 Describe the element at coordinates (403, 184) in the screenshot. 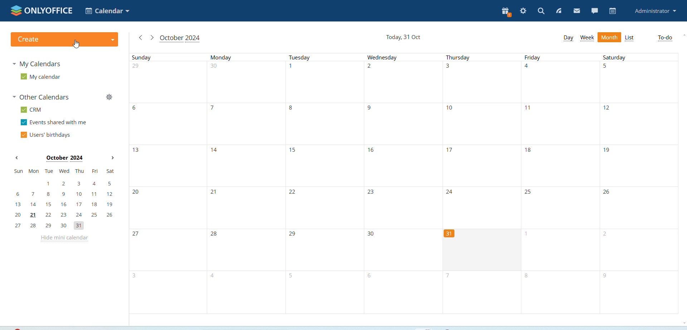

I see `Wednesdays` at that location.